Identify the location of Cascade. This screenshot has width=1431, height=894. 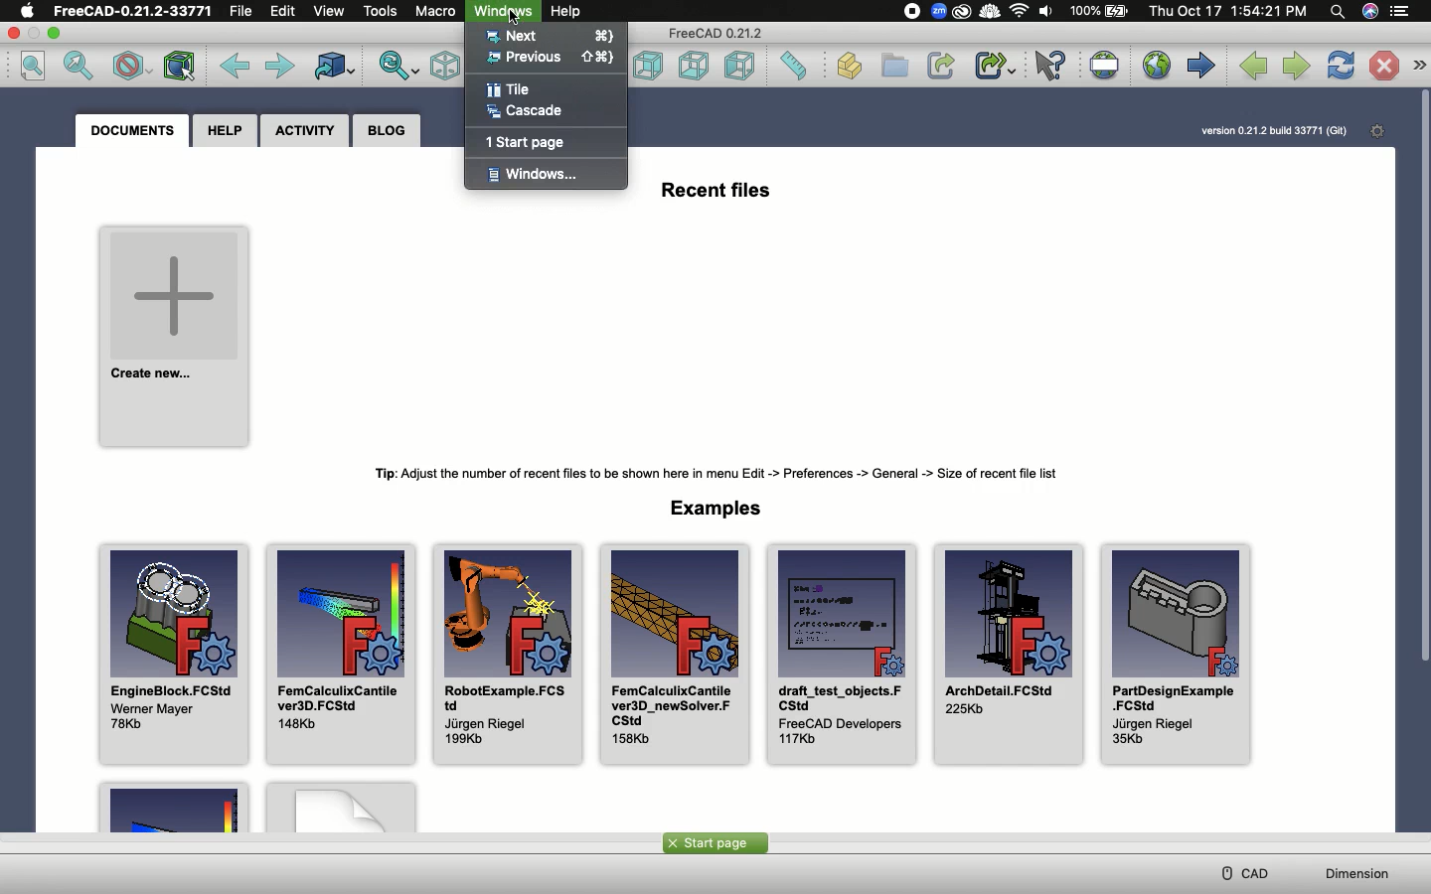
(529, 113).